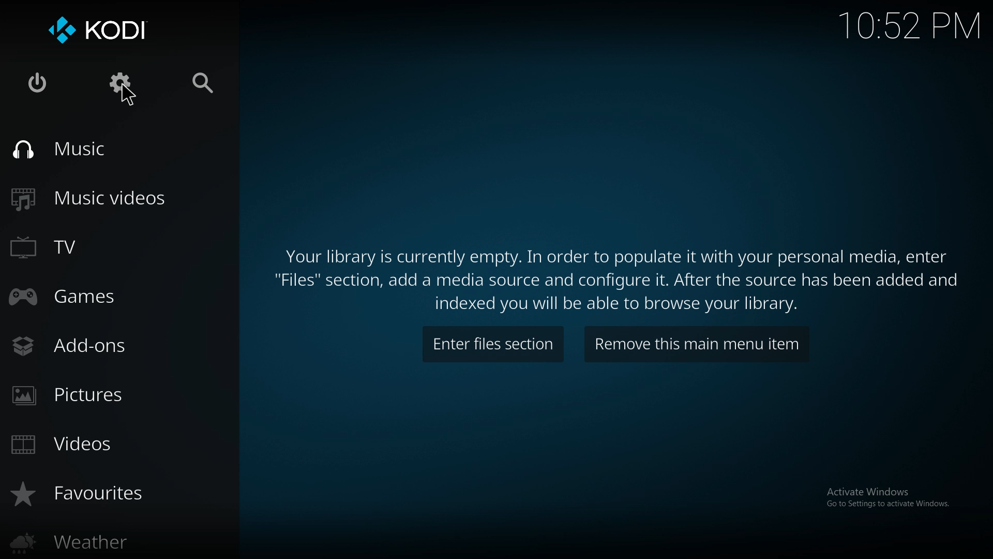  I want to click on favourites, so click(98, 494).